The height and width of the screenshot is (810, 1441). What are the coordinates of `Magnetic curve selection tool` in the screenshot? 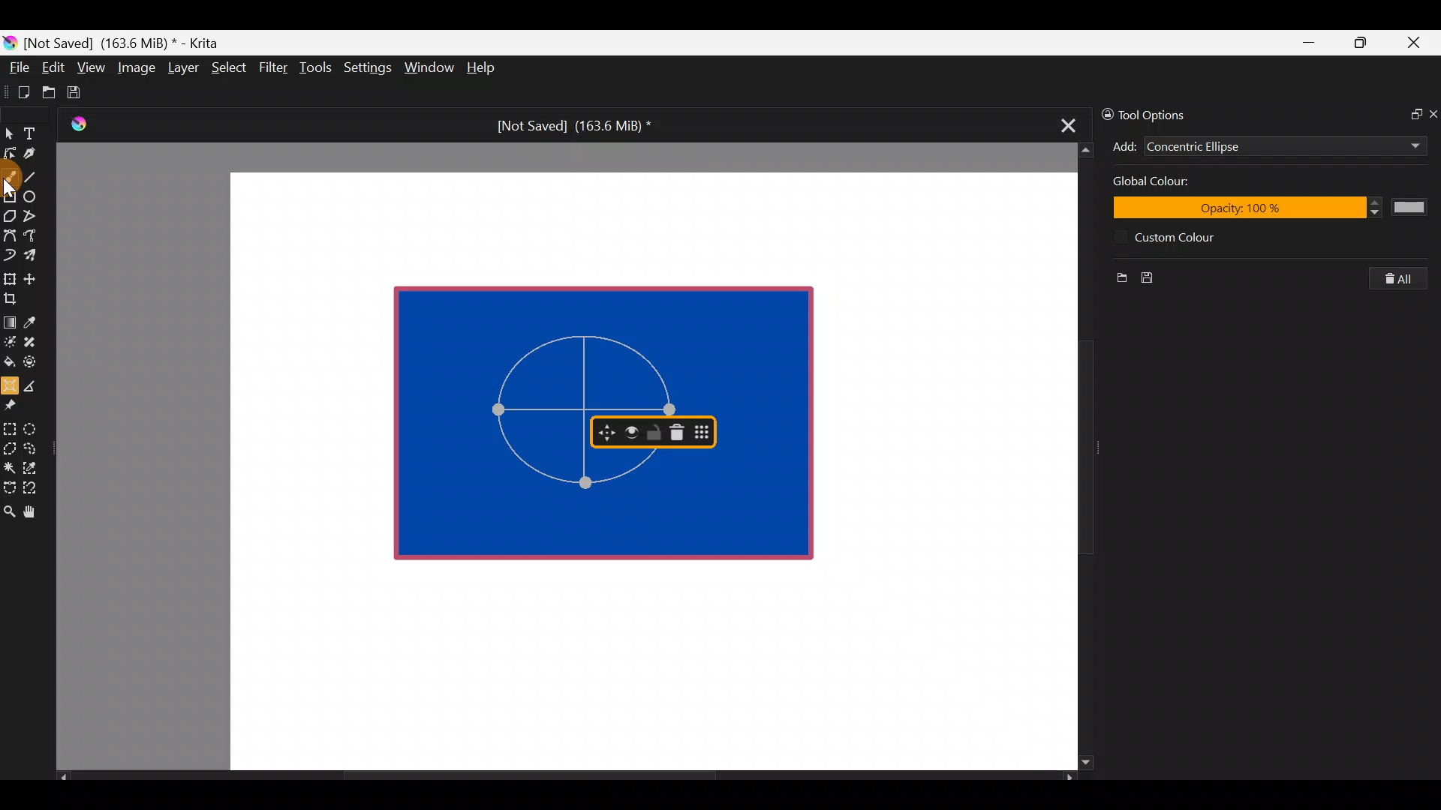 It's located at (35, 489).